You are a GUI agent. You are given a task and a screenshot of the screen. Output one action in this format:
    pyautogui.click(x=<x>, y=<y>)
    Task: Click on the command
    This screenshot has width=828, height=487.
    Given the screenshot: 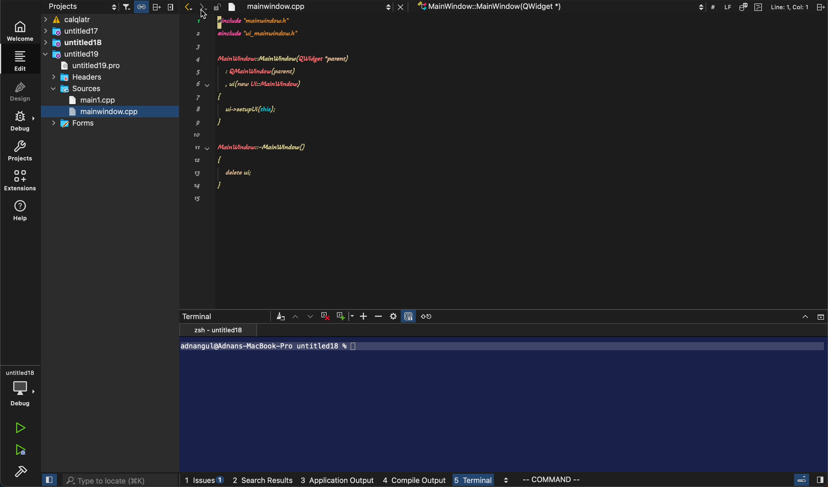 What is the action you would take?
    pyautogui.click(x=582, y=479)
    